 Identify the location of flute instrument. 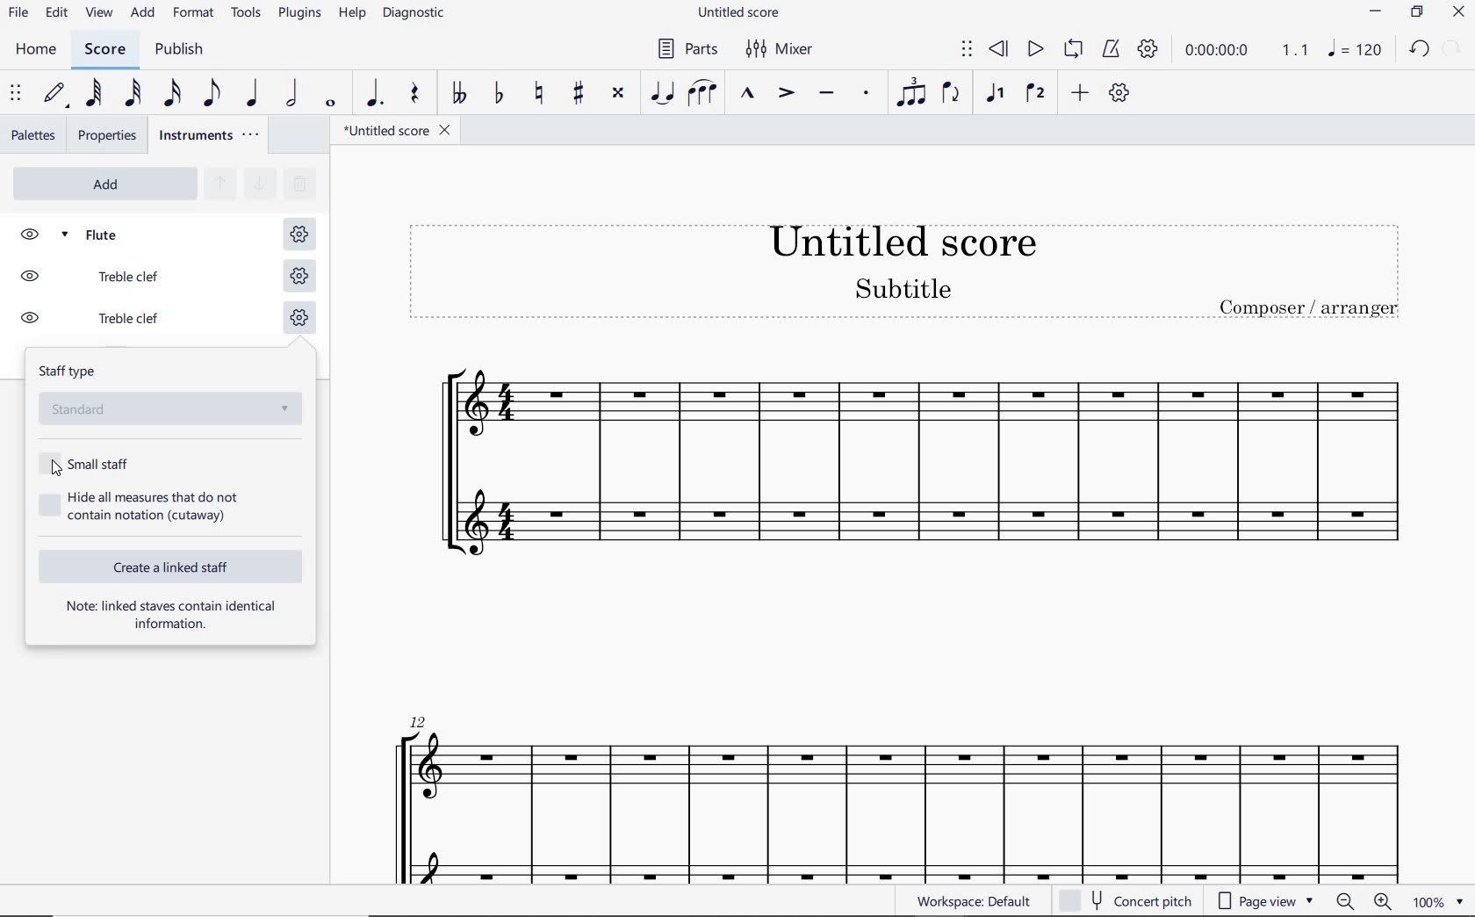
(893, 761).